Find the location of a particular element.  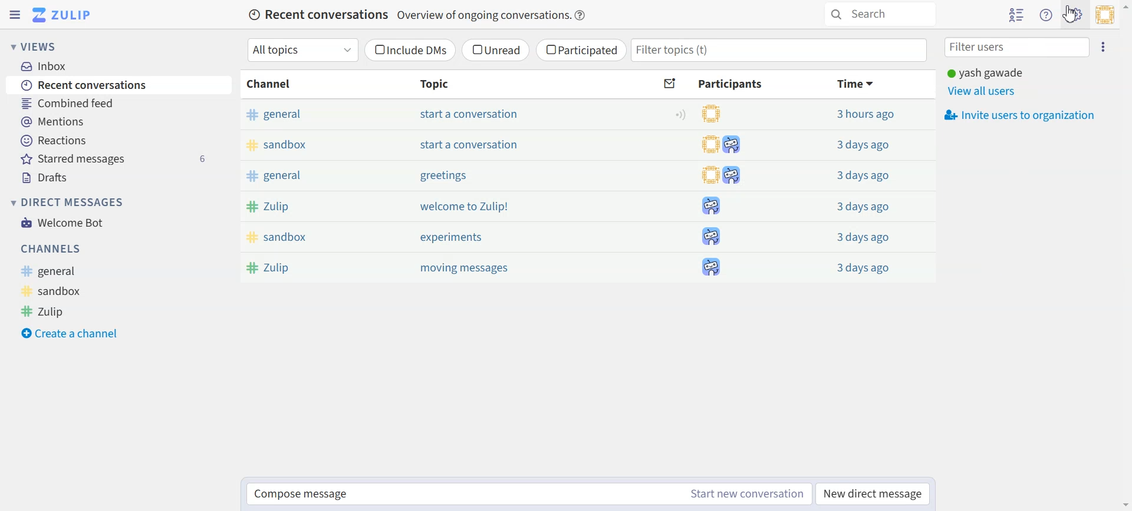

New direct message is located at coordinates (873, 494).